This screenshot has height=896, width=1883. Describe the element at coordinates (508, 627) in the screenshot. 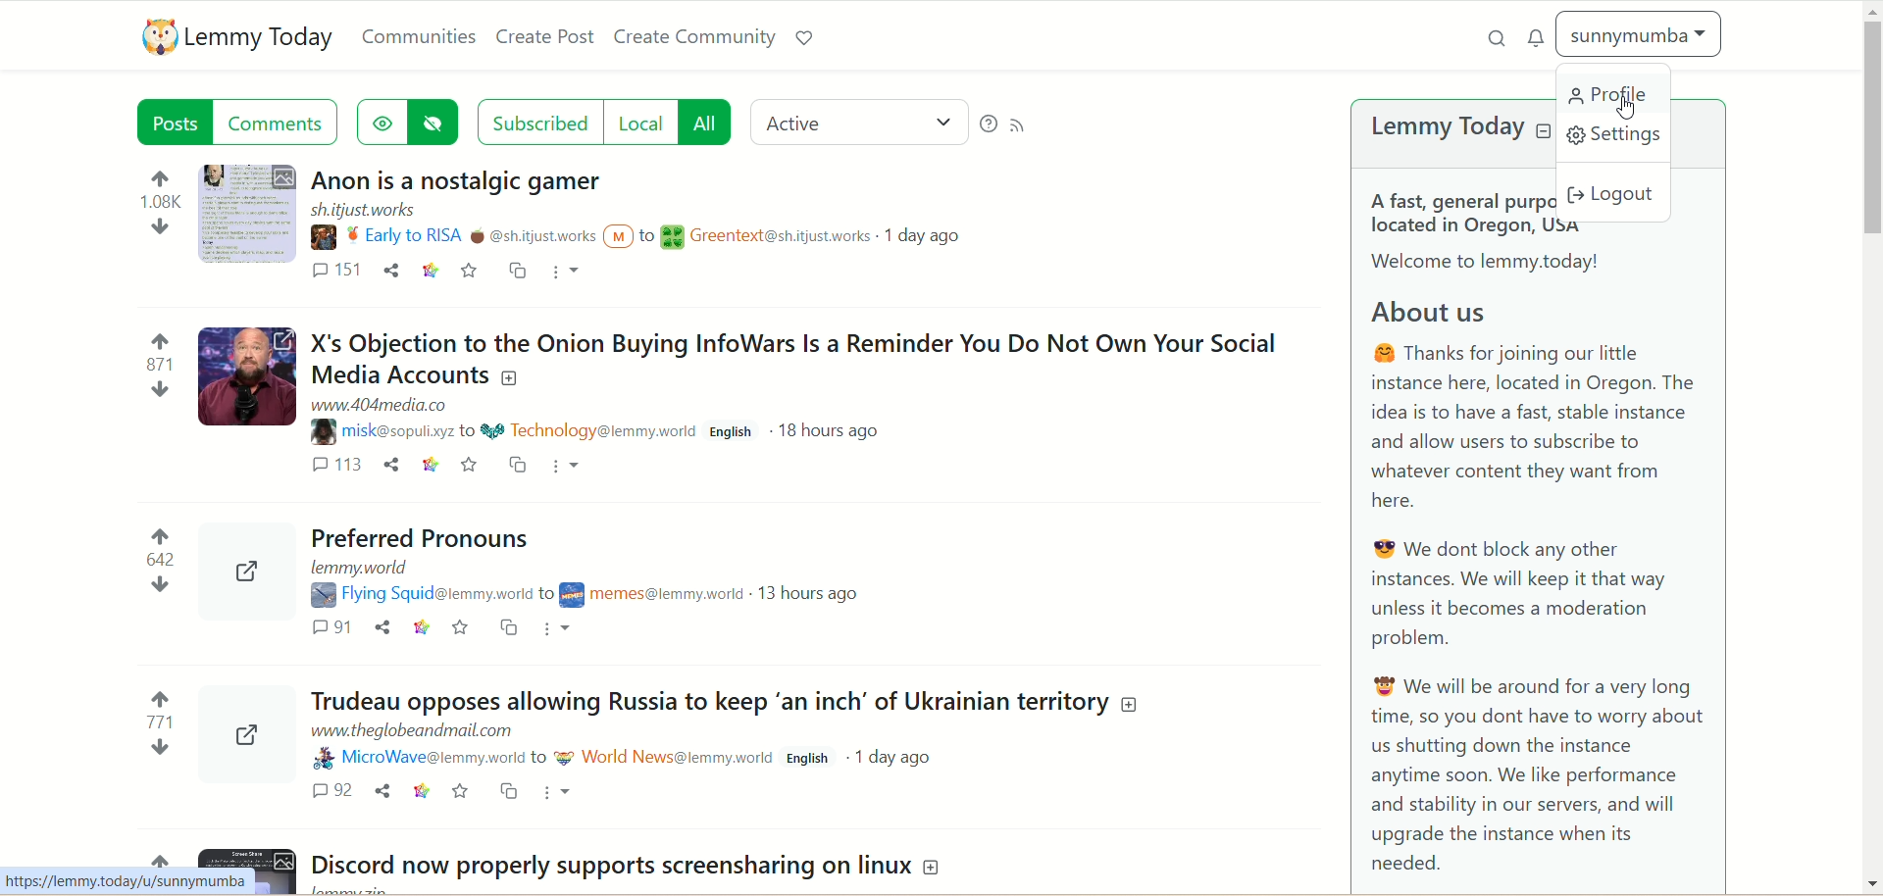

I see `Cross post` at that location.